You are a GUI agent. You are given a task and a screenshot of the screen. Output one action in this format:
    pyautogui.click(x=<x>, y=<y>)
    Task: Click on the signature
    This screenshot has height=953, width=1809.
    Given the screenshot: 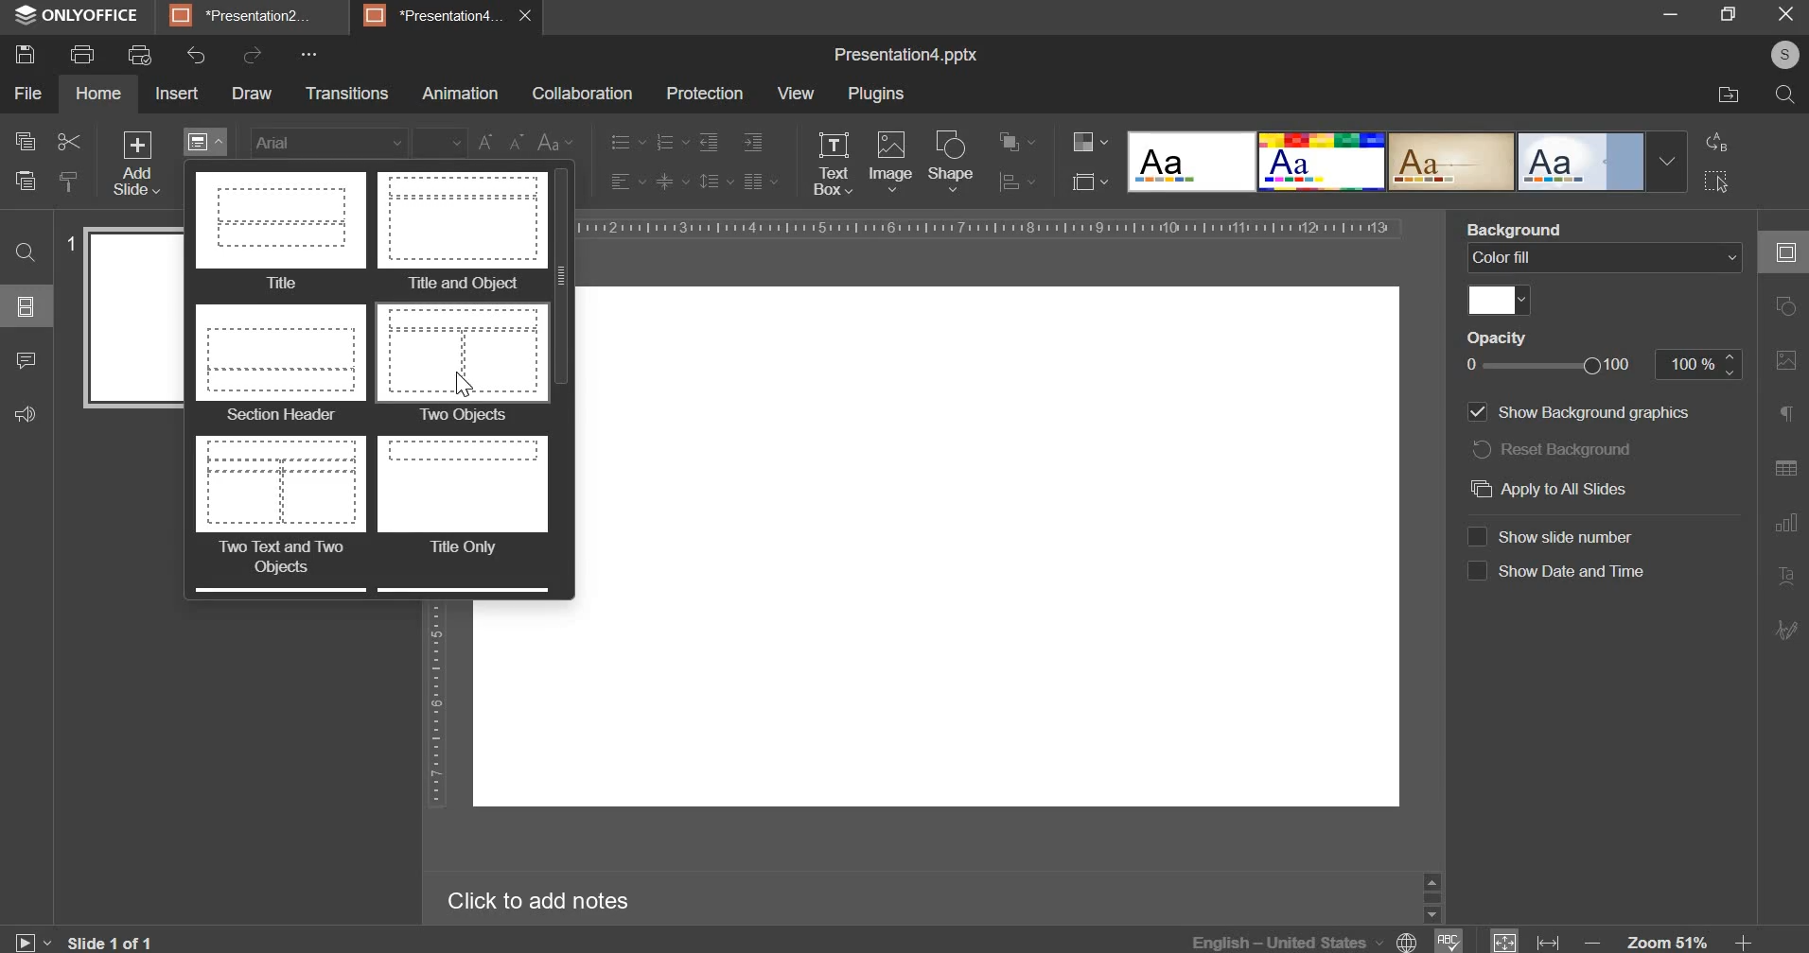 What is the action you would take?
    pyautogui.click(x=1788, y=629)
    